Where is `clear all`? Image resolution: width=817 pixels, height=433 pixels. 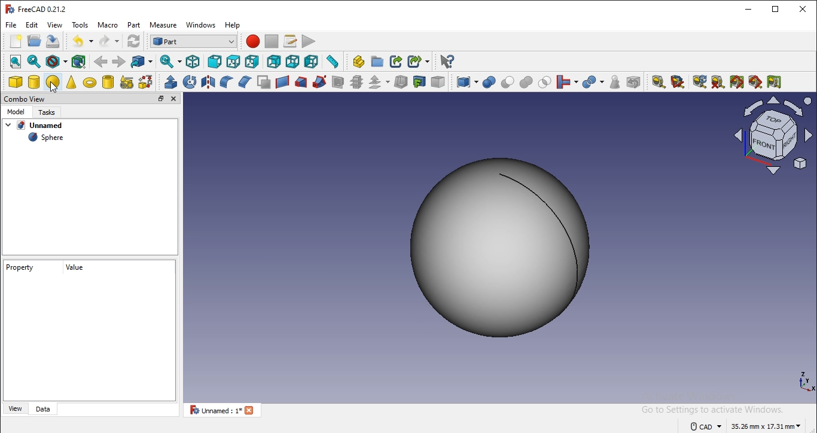
clear all is located at coordinates (718, 82).